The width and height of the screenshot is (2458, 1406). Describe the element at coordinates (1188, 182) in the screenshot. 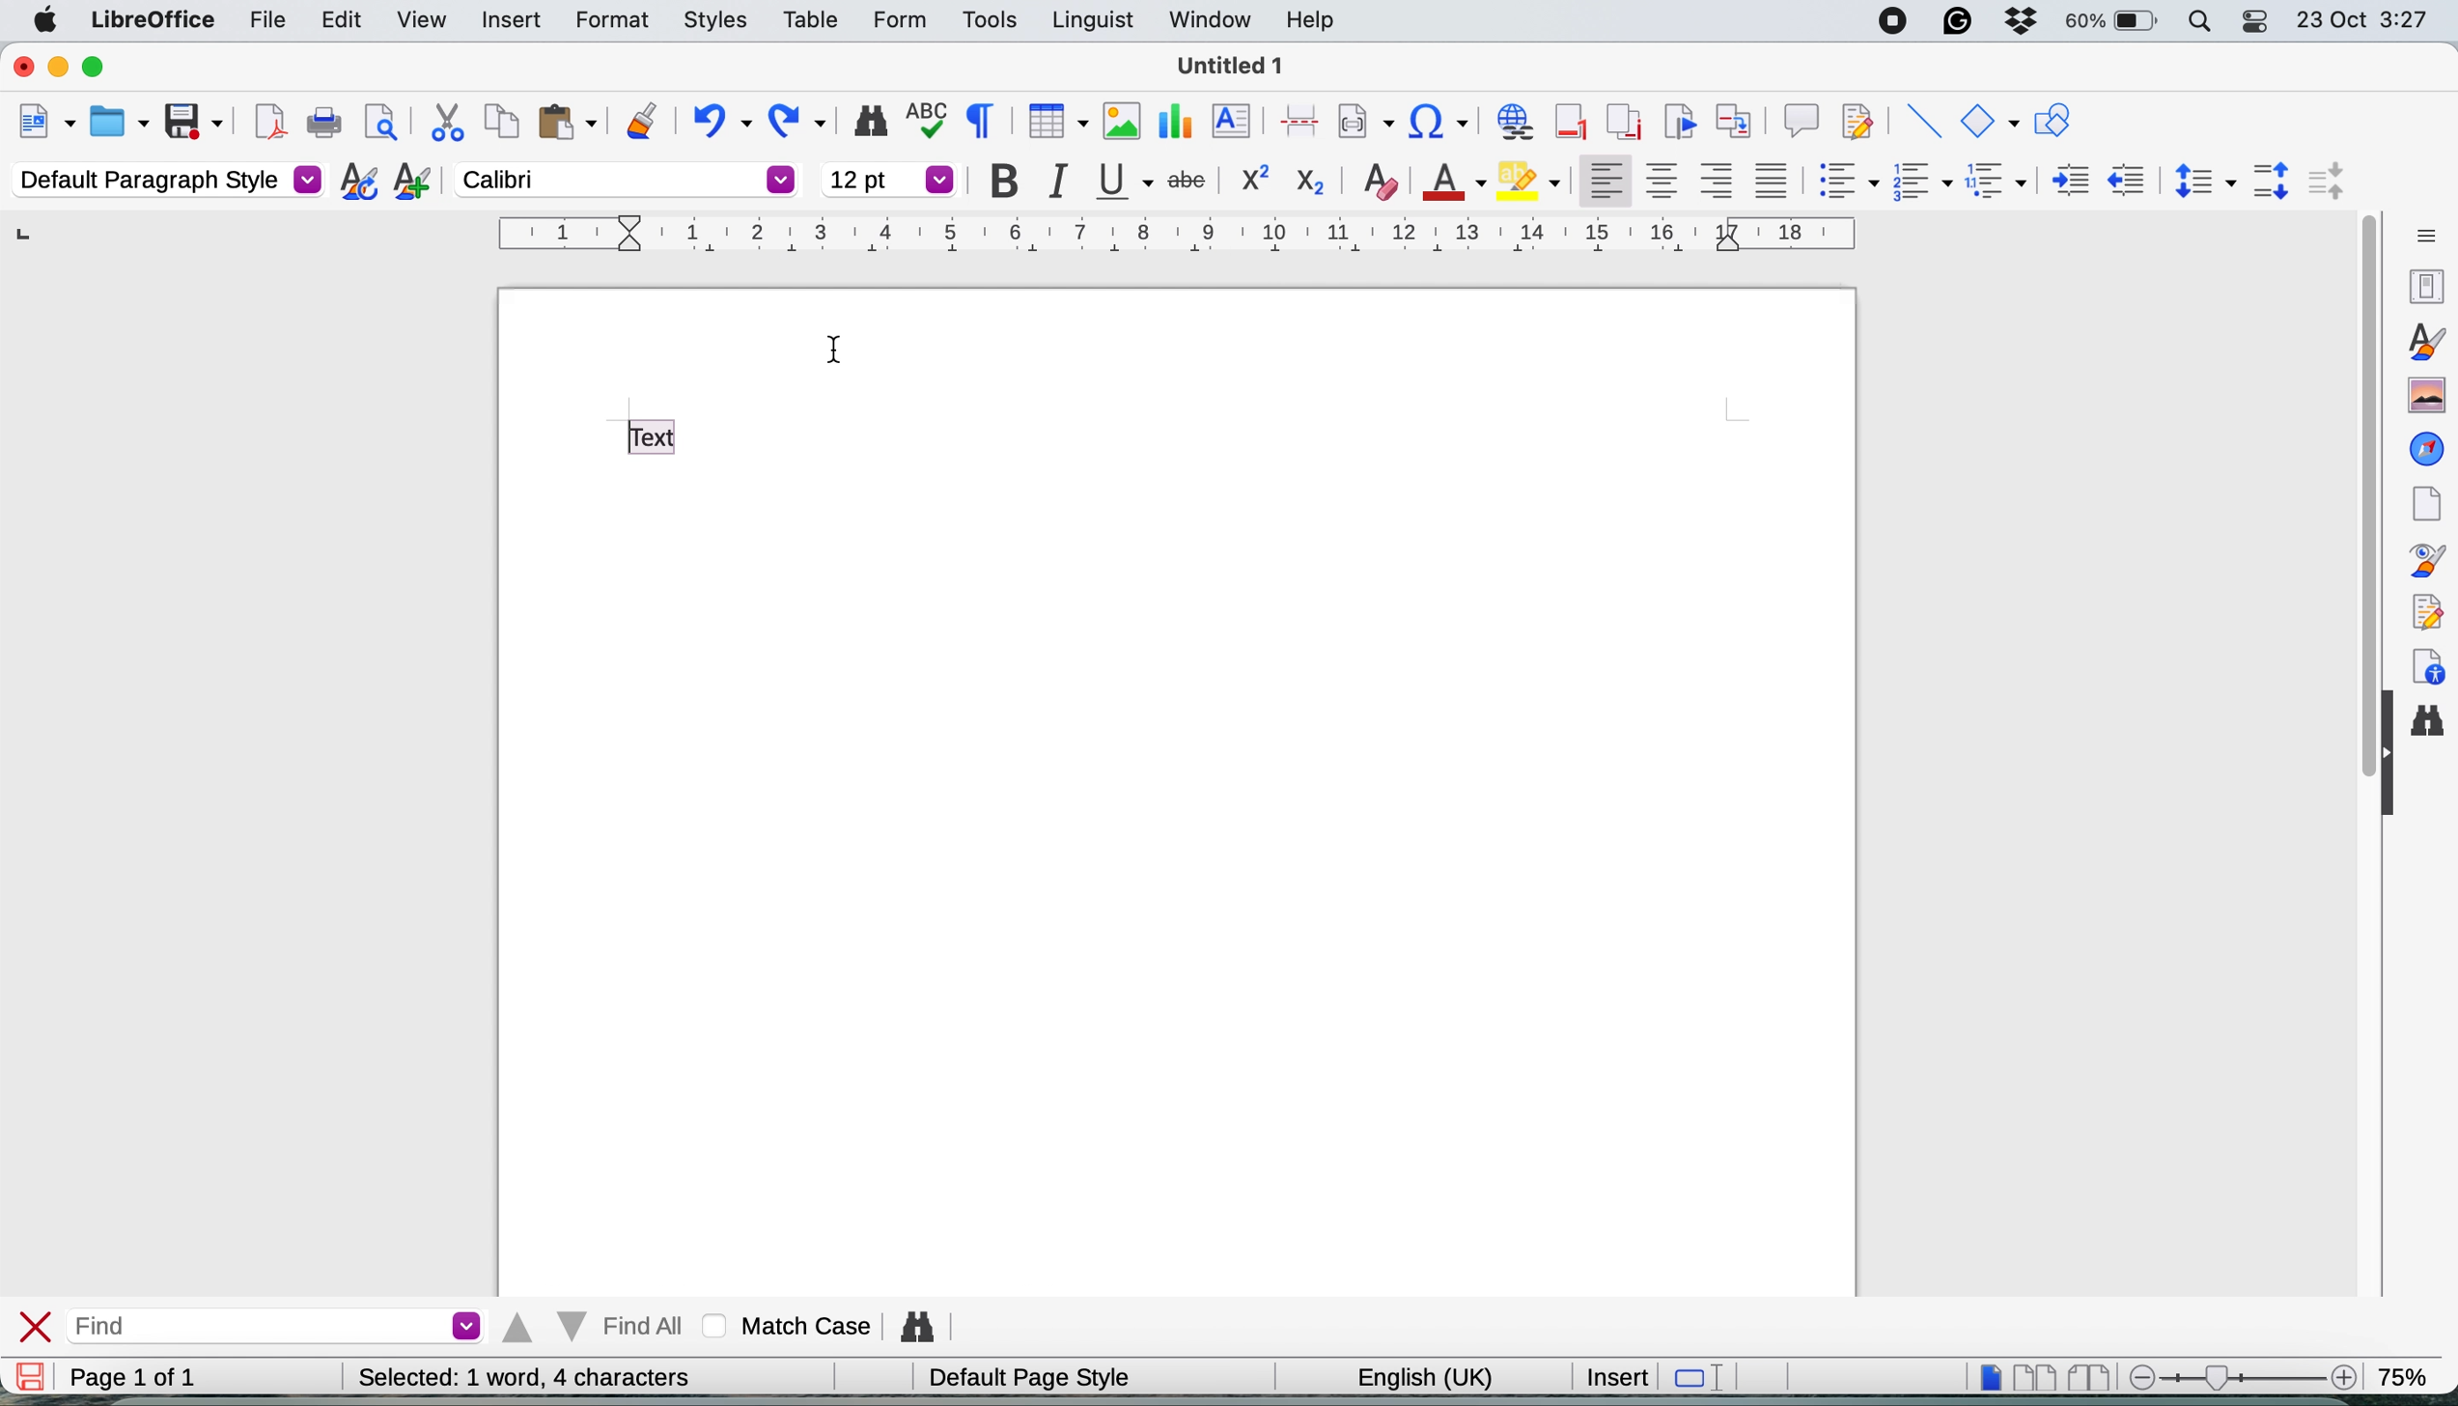

I see `strikethrough` at that location.